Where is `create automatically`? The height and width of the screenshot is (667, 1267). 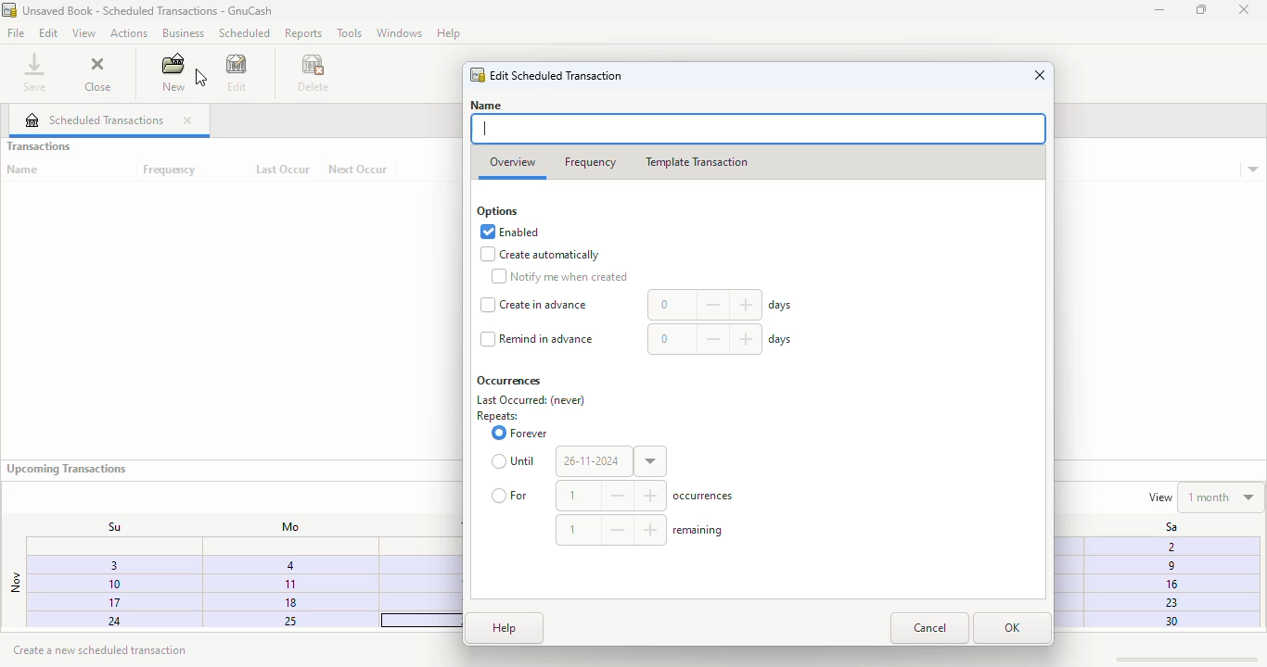
create automatically is located at coordinates (541, 255).